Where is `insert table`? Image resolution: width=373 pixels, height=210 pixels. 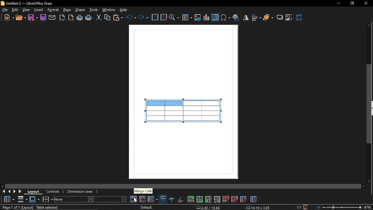
insert table is located at coordinates (187, 17).